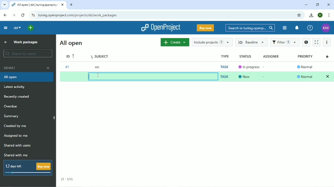 This screenshot has width=334, height=187. Describe the element at coordinates (212, 42) in the screenshot. I see `Include projects 1` at that location.